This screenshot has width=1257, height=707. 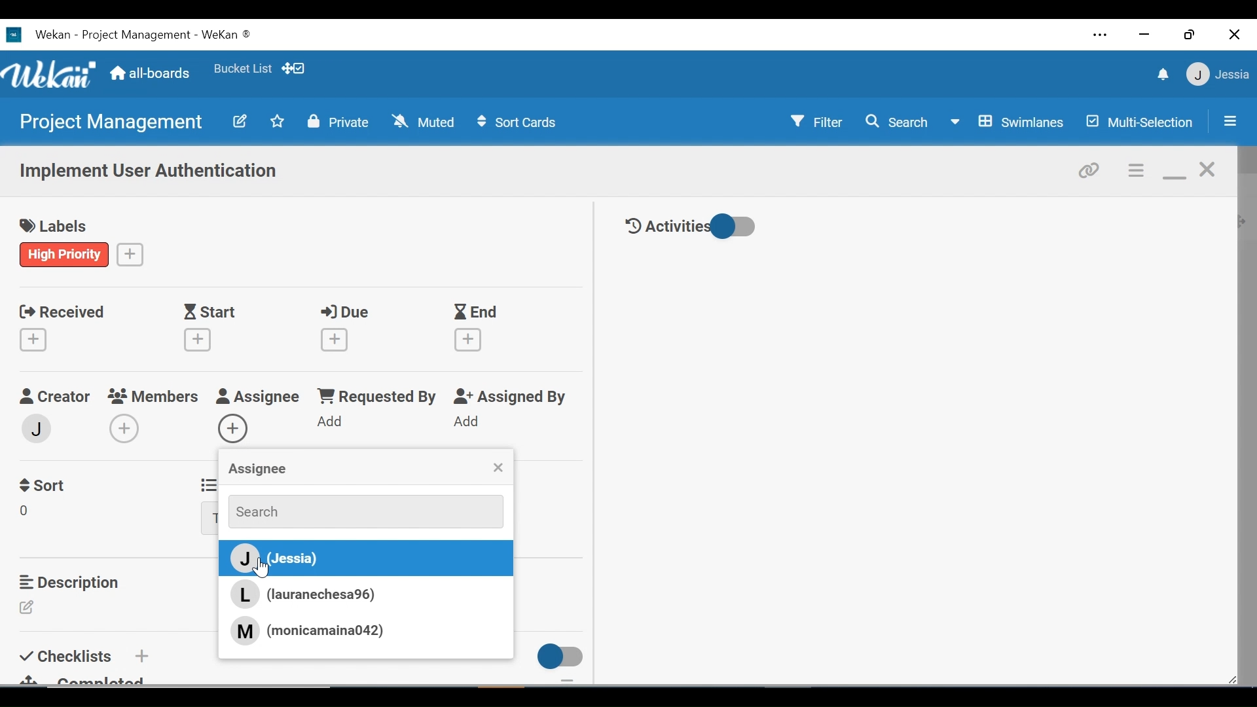 I want to click on Card actions, so click(x=1137, y=171).